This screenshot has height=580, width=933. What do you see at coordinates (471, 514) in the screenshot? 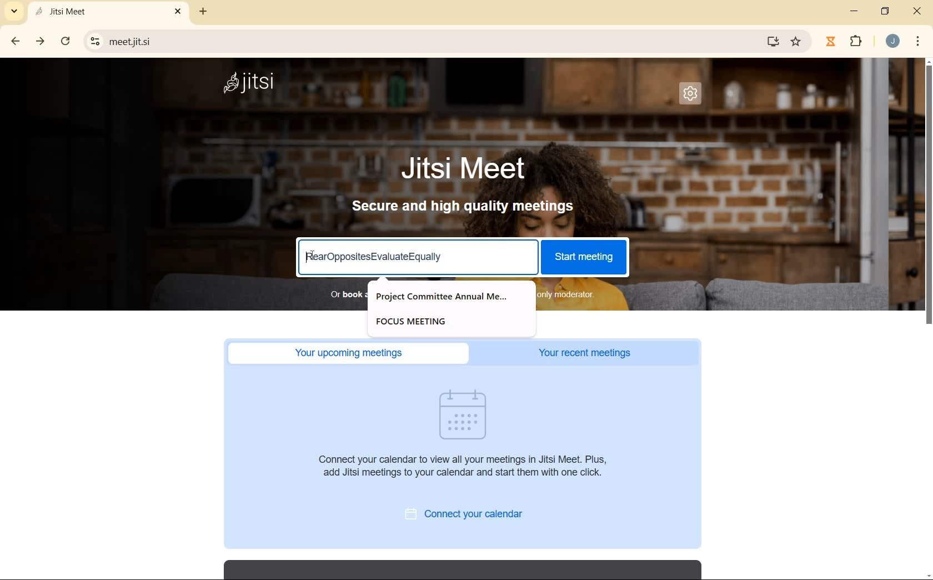
I see `connect your calendar` at bounding box center [471, 514].